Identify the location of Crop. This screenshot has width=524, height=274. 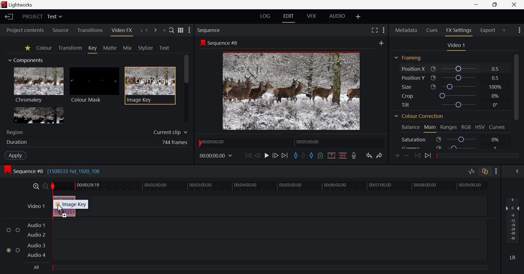
(407, 96).